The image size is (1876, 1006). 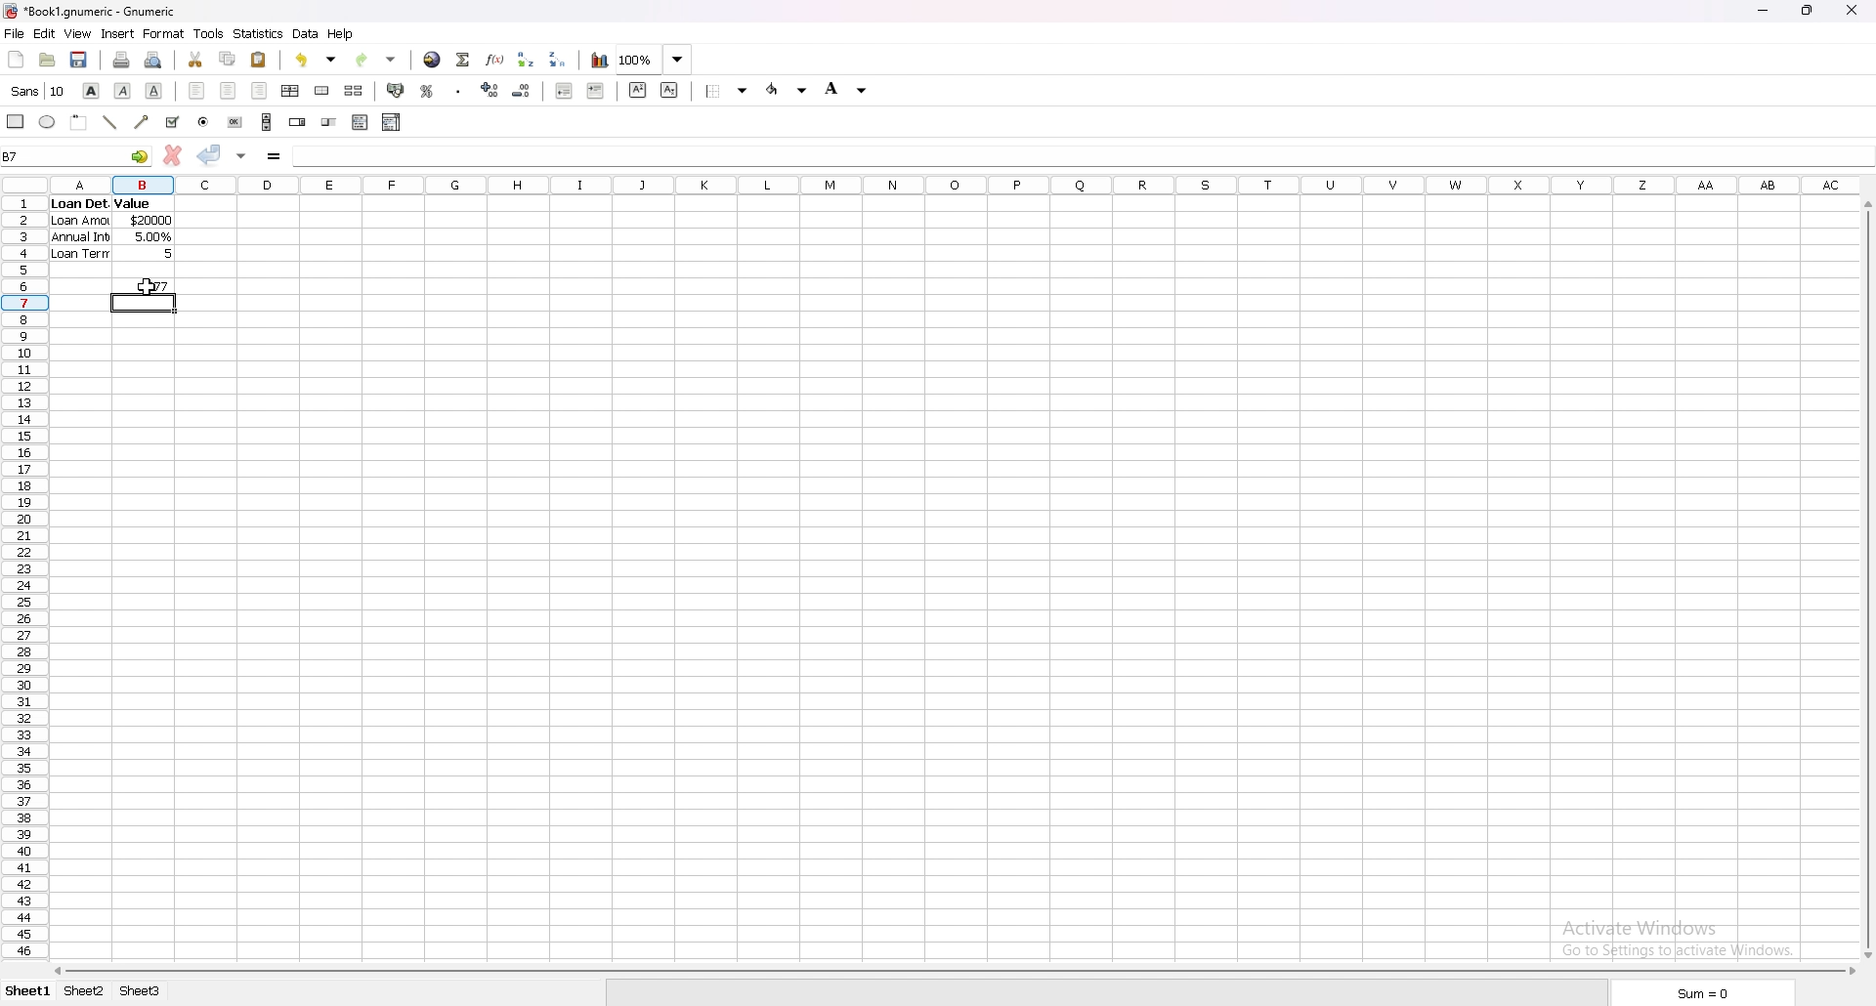 I want to click on radio button, so click(x=204, y=122).